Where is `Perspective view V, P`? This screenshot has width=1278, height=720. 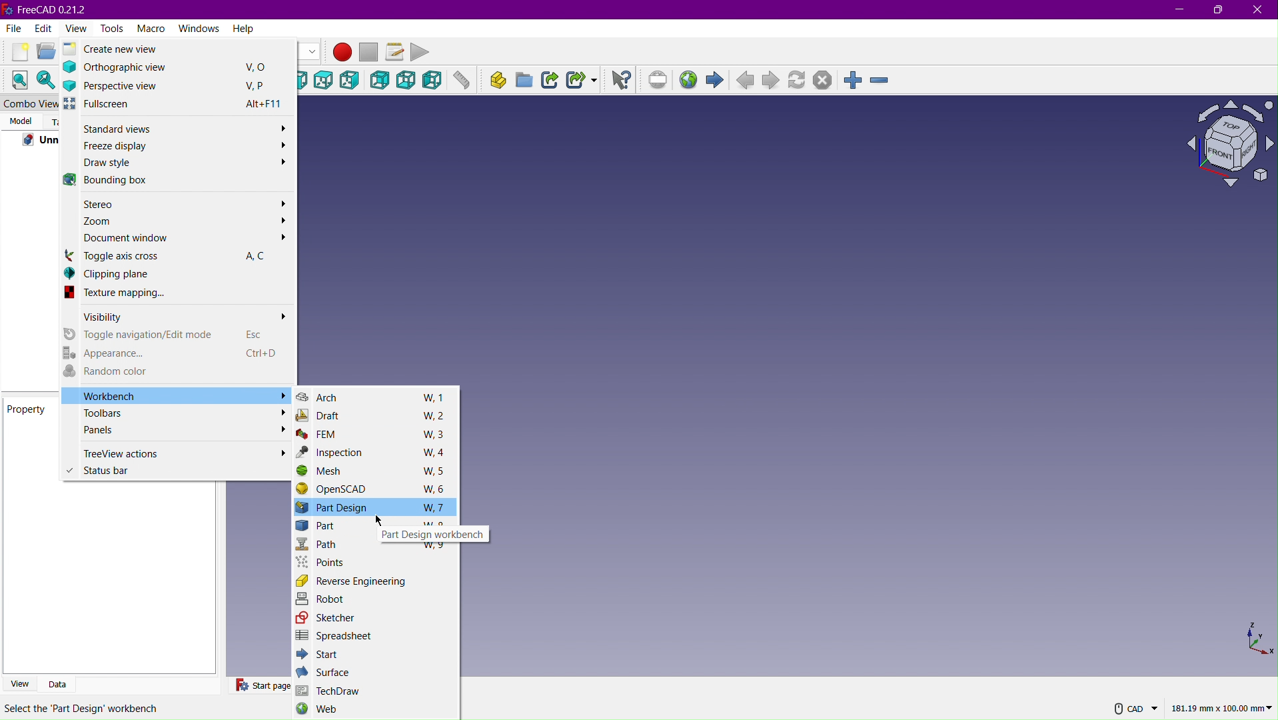
Perspective view V, P is located at coordinates (167, 87).